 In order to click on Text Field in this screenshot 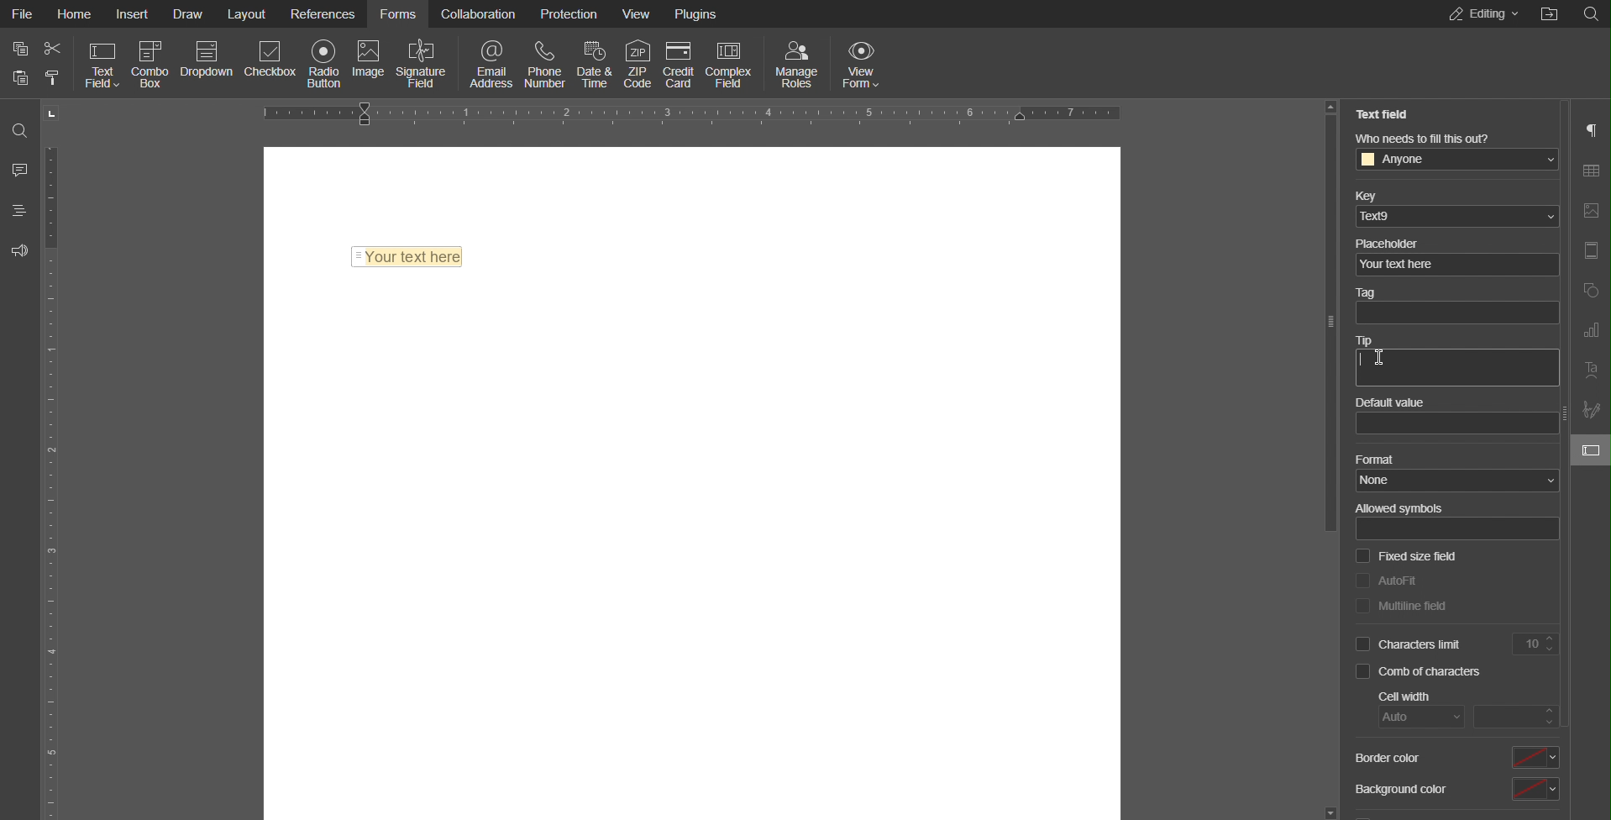, I will do `click(1381, 113)`.